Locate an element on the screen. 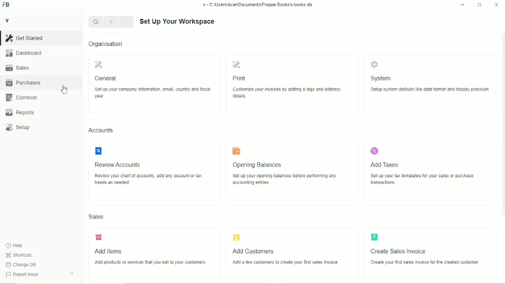 The image size is (505, 284). get started is located at coordinates (25, 38).